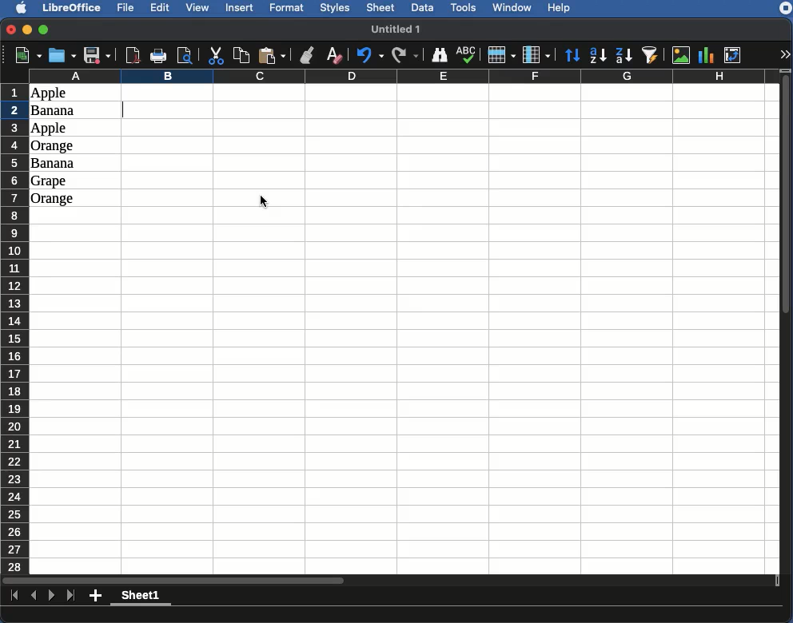 The height and width of the screenshot is (623, 793). What do you see at coordinates (161, 9) in the screenshot?
I see `Edit` at bounding box center [161, 9].